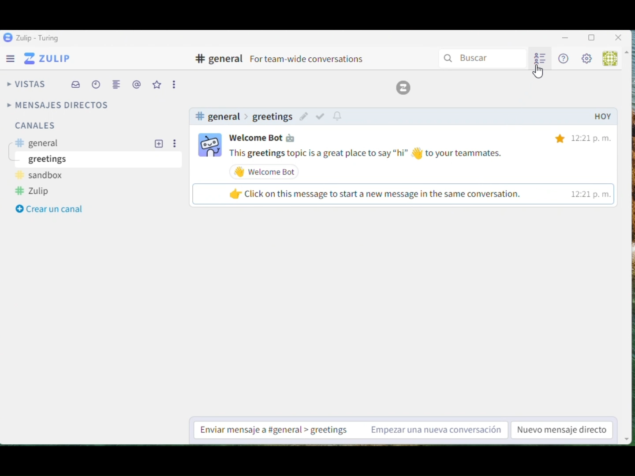 The height and width of the screenshot is (476, 635). I want to click on Send message to a channel, so click(348, 429).